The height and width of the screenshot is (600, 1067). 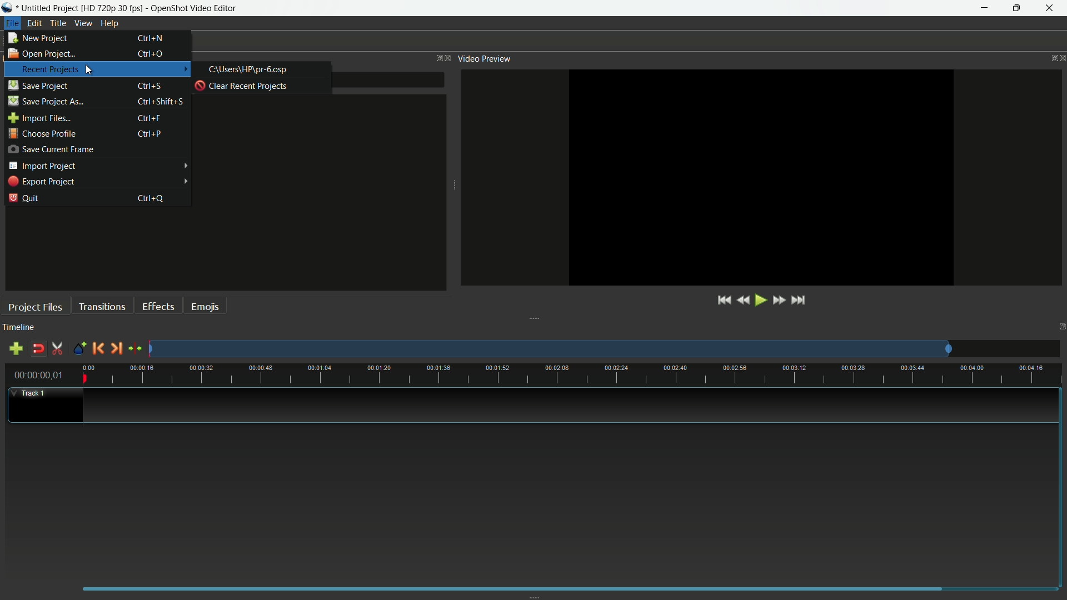 I want to click on disable snap, so click(x=39, y=349).